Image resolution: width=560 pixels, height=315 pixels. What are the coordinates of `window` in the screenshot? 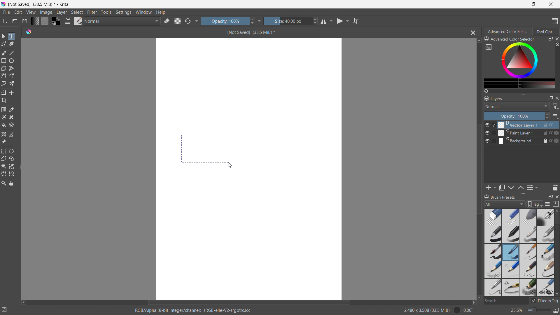 It's located at (143, 12).